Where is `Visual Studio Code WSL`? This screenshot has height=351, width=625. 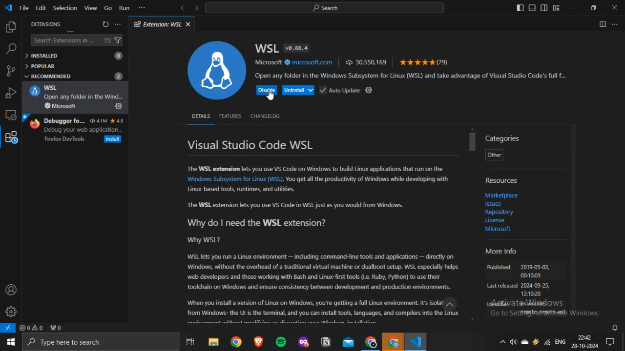
Visual Studio Code WSL is located at coordinates (251, 145).